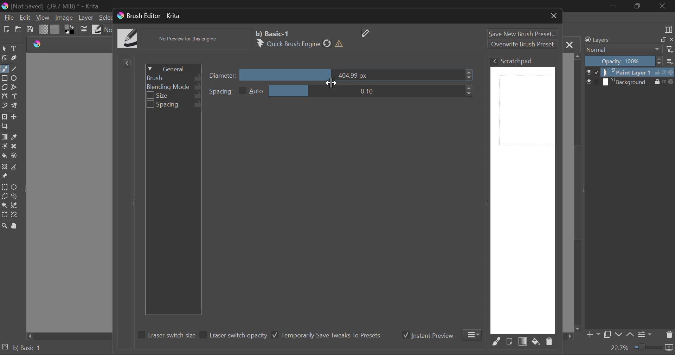  I want to click on Similar Color Selector, so click(15, 206).